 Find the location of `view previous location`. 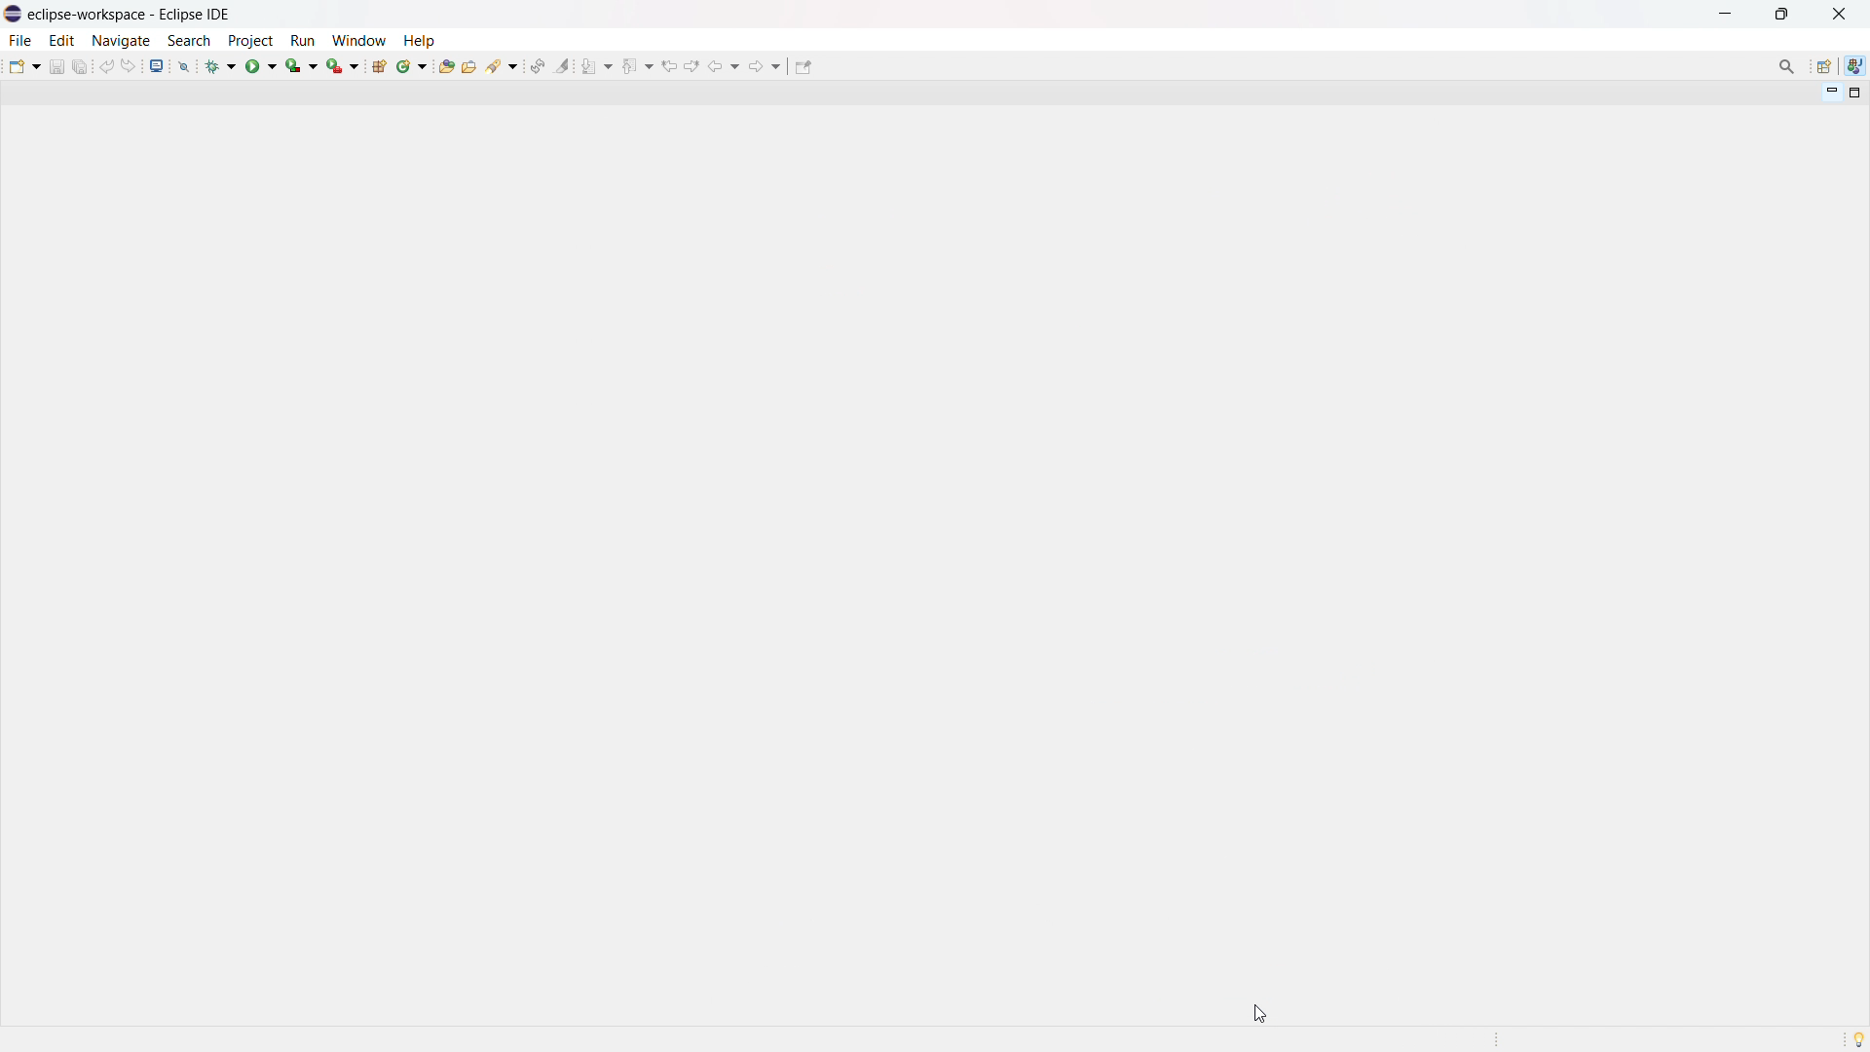

view previous location is located at coordinates (669, 65).